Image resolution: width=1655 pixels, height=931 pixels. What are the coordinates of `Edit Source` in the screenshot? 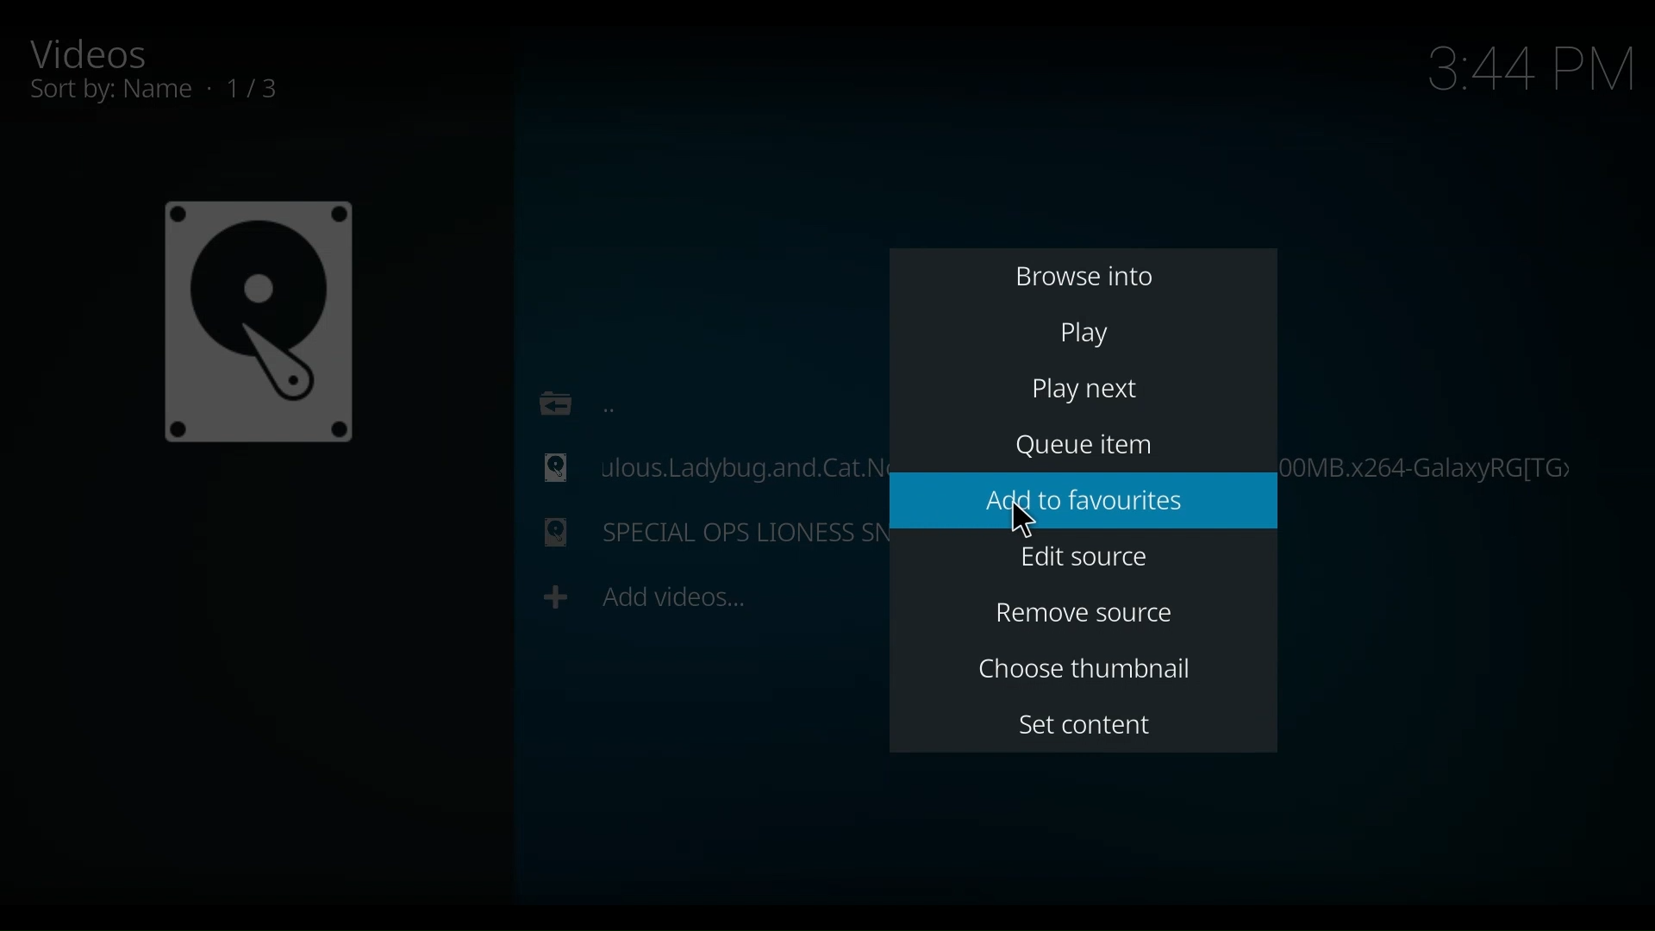 It's located at (1088, 557).